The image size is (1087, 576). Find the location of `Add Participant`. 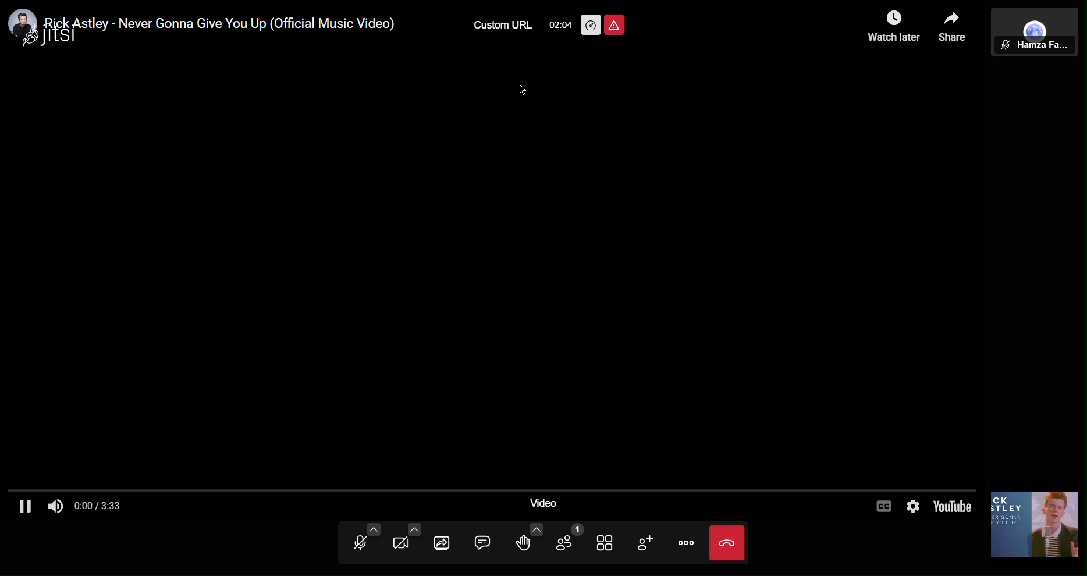

Add Participant is located at coordinates (646, 543).